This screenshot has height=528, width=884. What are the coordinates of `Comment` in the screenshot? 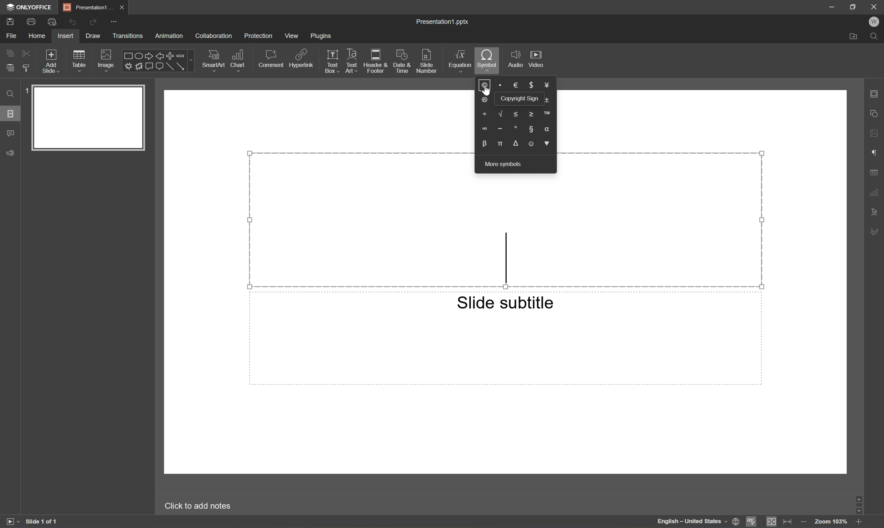 It's located at (272, 57).